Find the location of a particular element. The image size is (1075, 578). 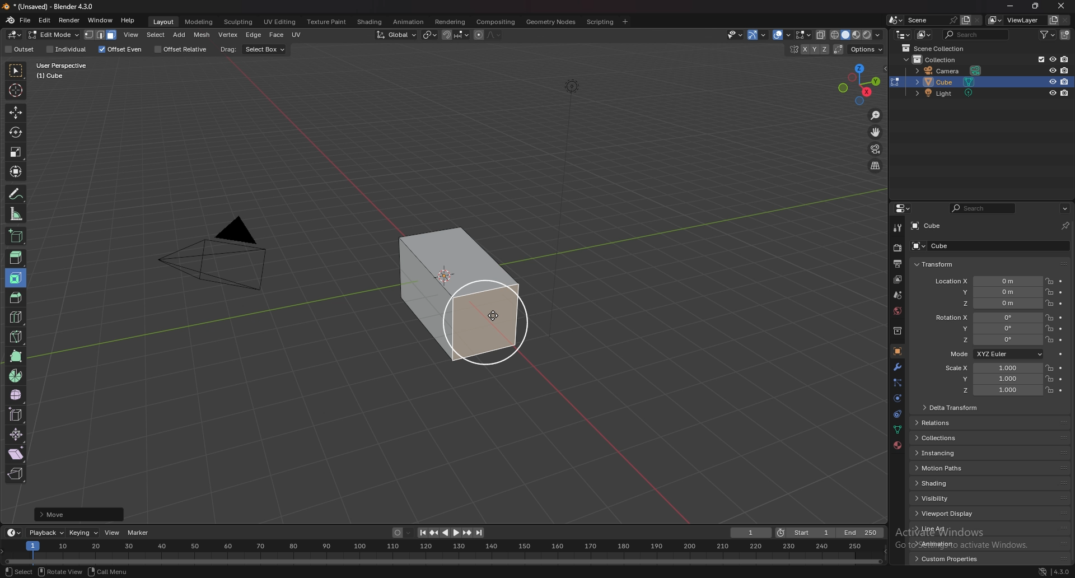

add view layer is located at coordinates (1053, 20).